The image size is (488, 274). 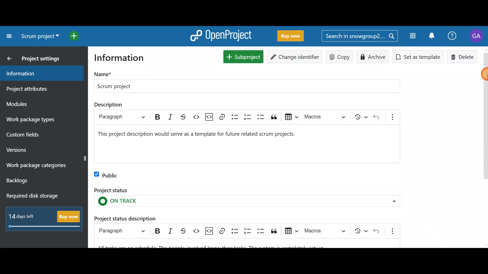 What do you see at coordinates (274, 231) in the screenshot?
I see `Block quote` at bounding box center [274, 231].